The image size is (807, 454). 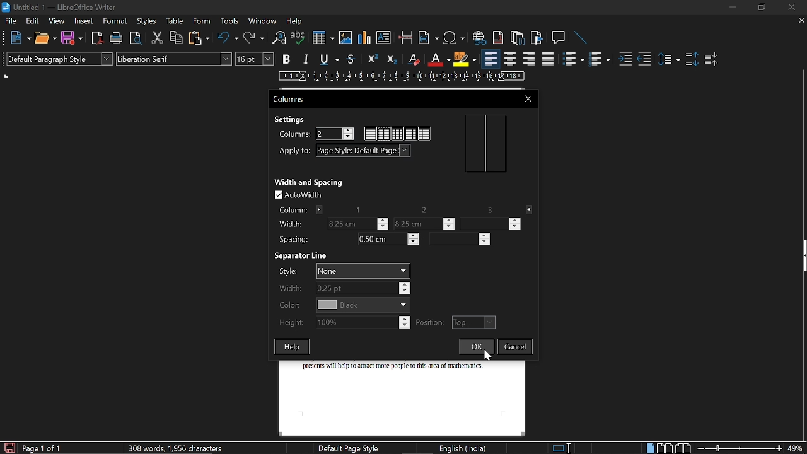 What do you see at coordinates (405, 209) in the screenshot?
I see `Column no` at bounding box center [405, 209].